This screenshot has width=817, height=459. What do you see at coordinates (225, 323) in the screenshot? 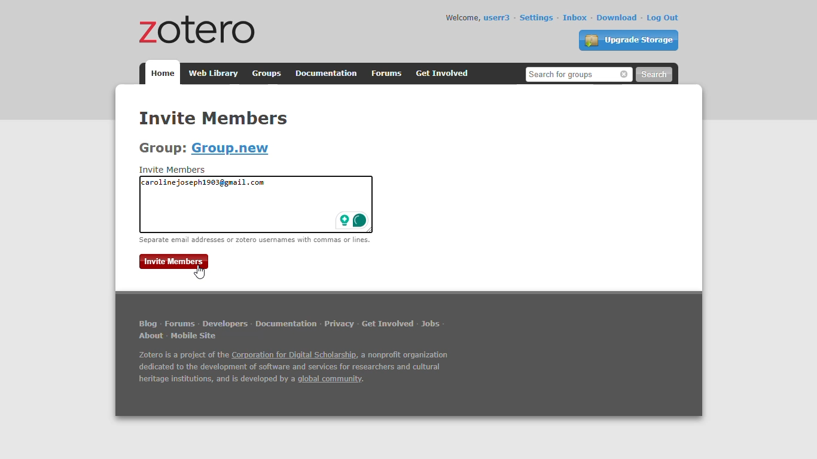
I see `developers` at bounding box center [225, 323].